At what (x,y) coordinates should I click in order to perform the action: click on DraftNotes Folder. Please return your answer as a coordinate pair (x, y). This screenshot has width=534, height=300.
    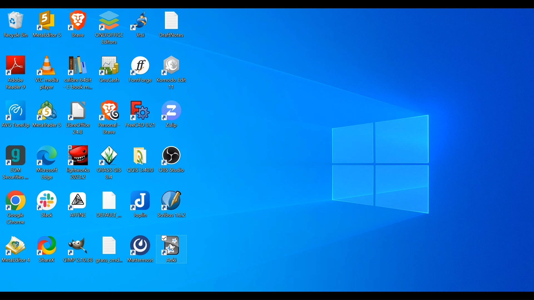
    Looking at the image, I should click on (171, 24).